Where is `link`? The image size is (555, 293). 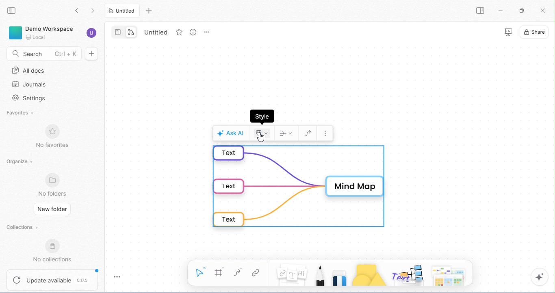
link is located at coordinates (255, 274).